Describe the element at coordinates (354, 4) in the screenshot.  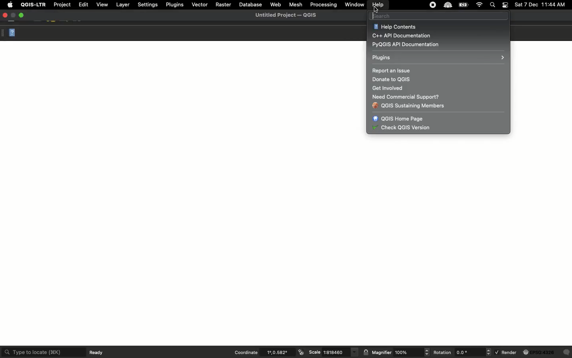
I see `Window` at that location.